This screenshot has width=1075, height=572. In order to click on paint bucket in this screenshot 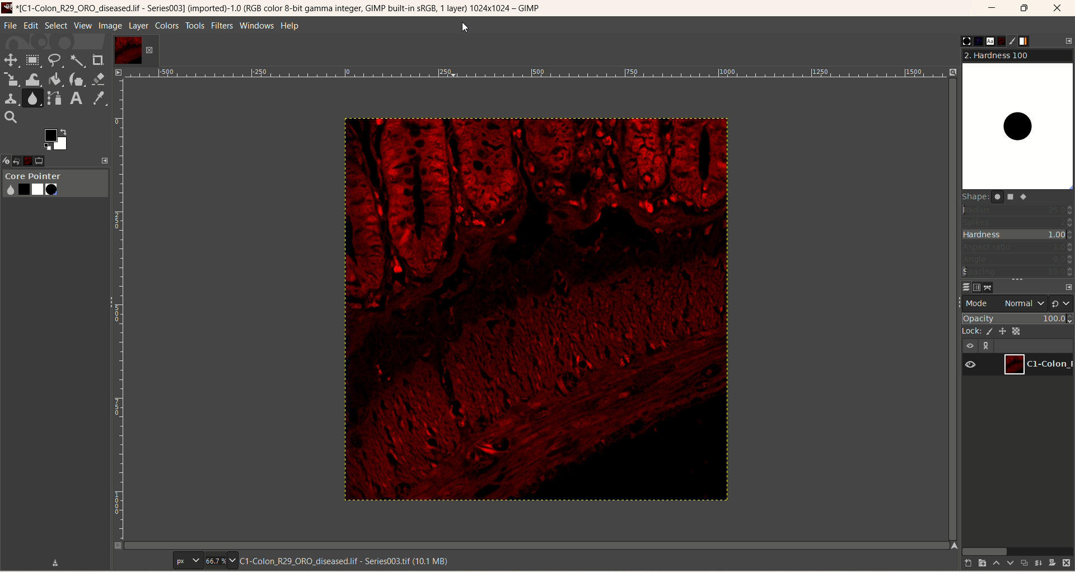, I will do `click(56, 78)`.